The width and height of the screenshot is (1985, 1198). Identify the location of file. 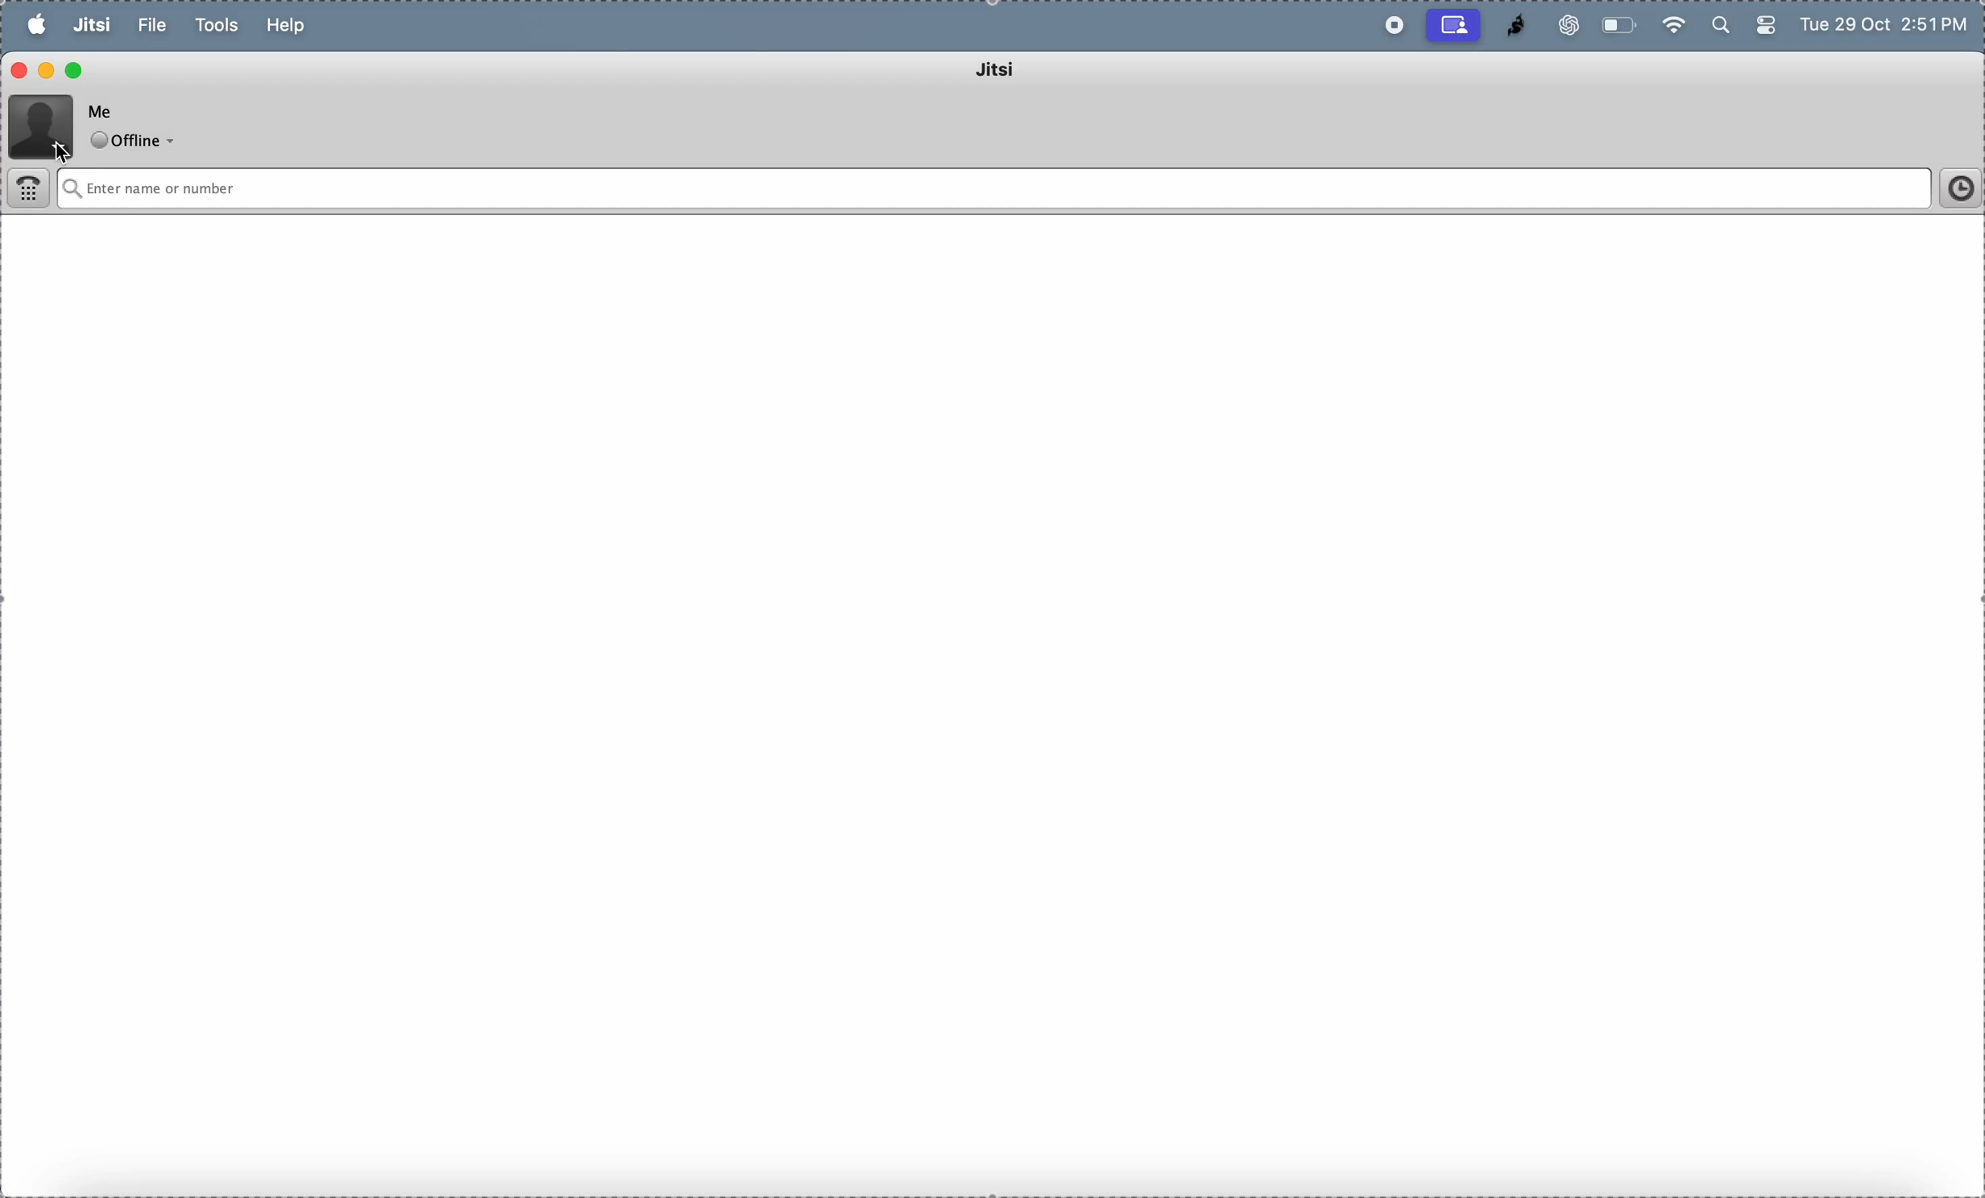
(153, 25).